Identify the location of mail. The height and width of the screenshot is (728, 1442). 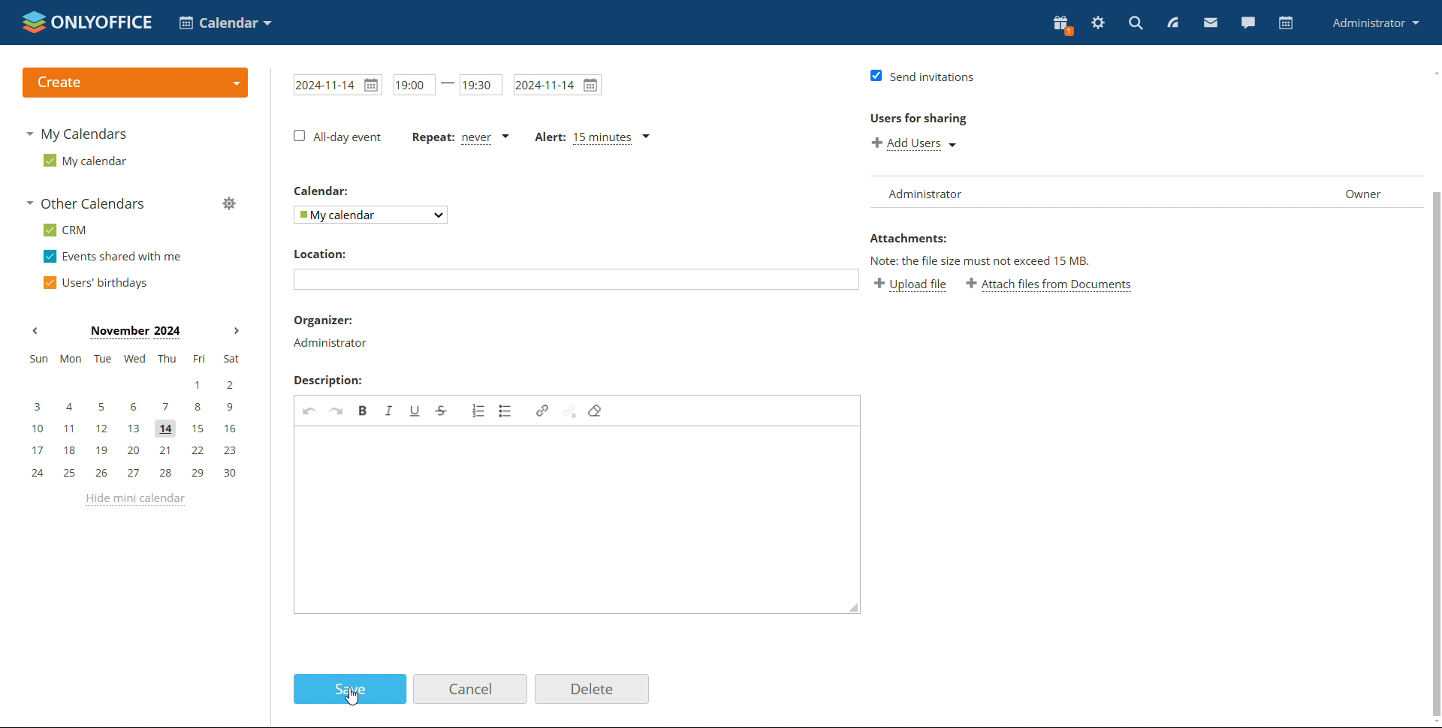
(1211, 23).